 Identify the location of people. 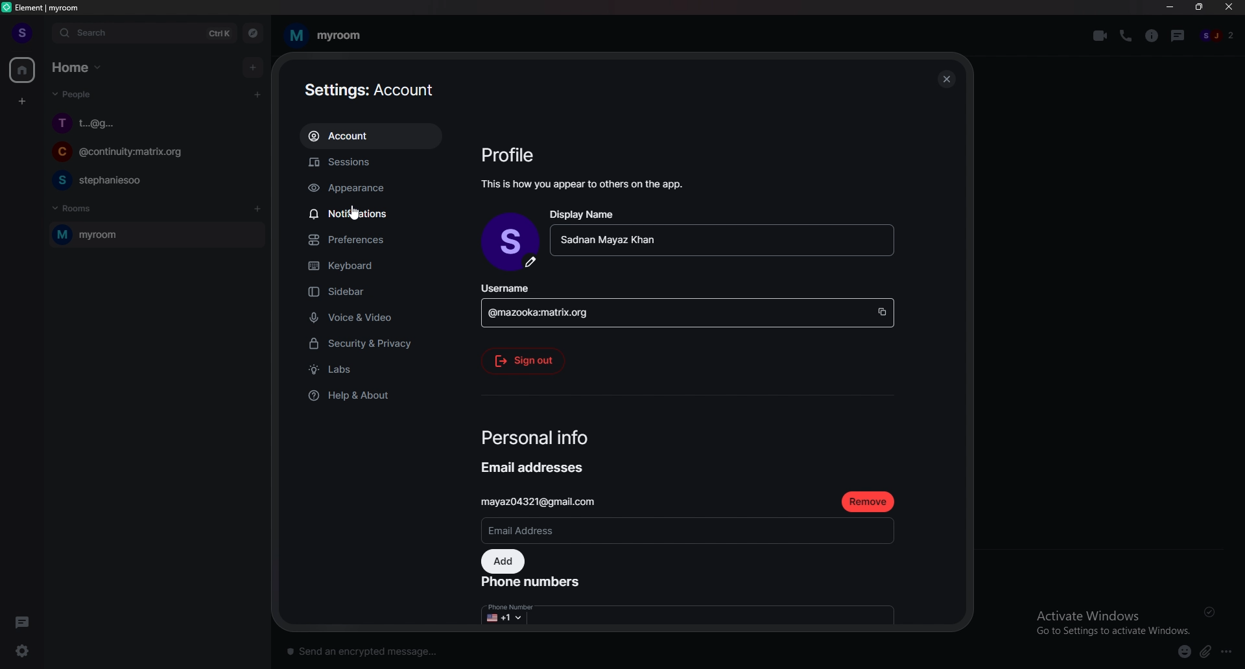
(75, 94).